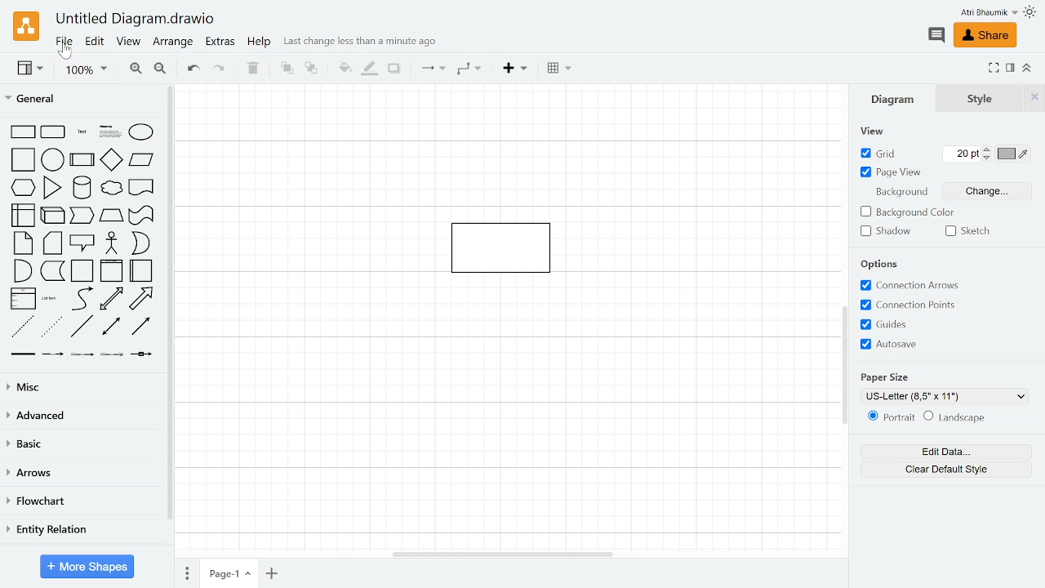 The width and height of the screenshot is (1045, 588). What do you see at coordinates (885, 153) in the screenshot?
I see `Grid` at bounding box center [885, 153].